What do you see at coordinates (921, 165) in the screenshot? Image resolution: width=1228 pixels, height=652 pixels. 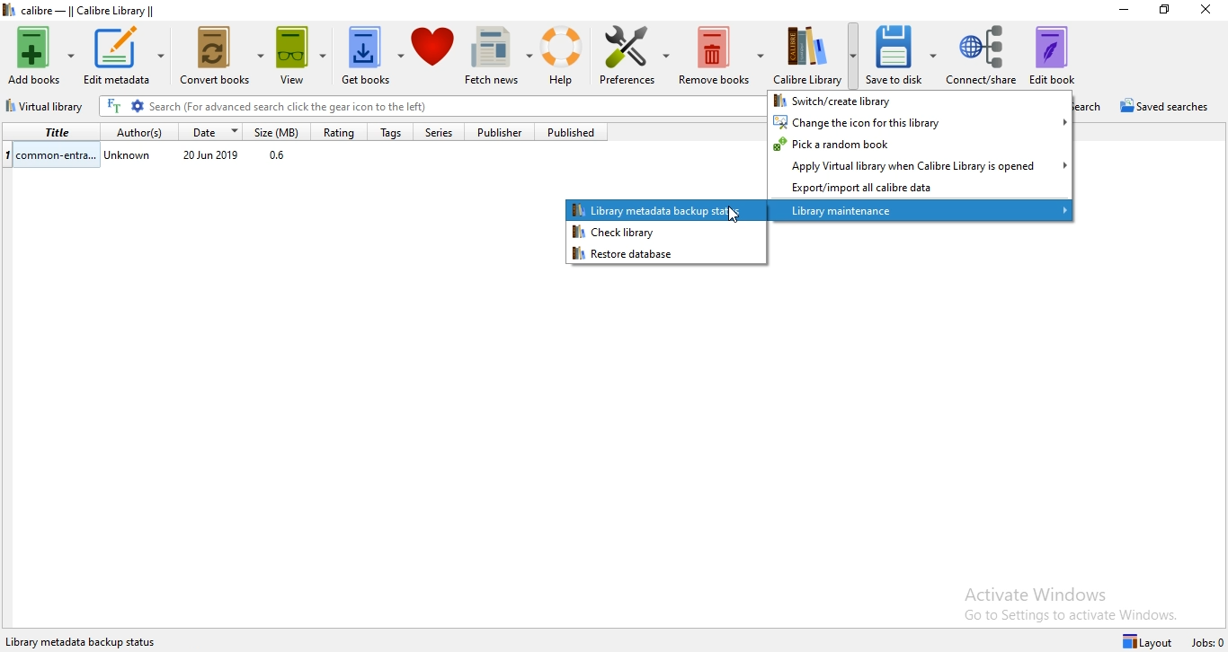 I see `apply virtual library when calibre library is opened` at bounding box center [921, 165].